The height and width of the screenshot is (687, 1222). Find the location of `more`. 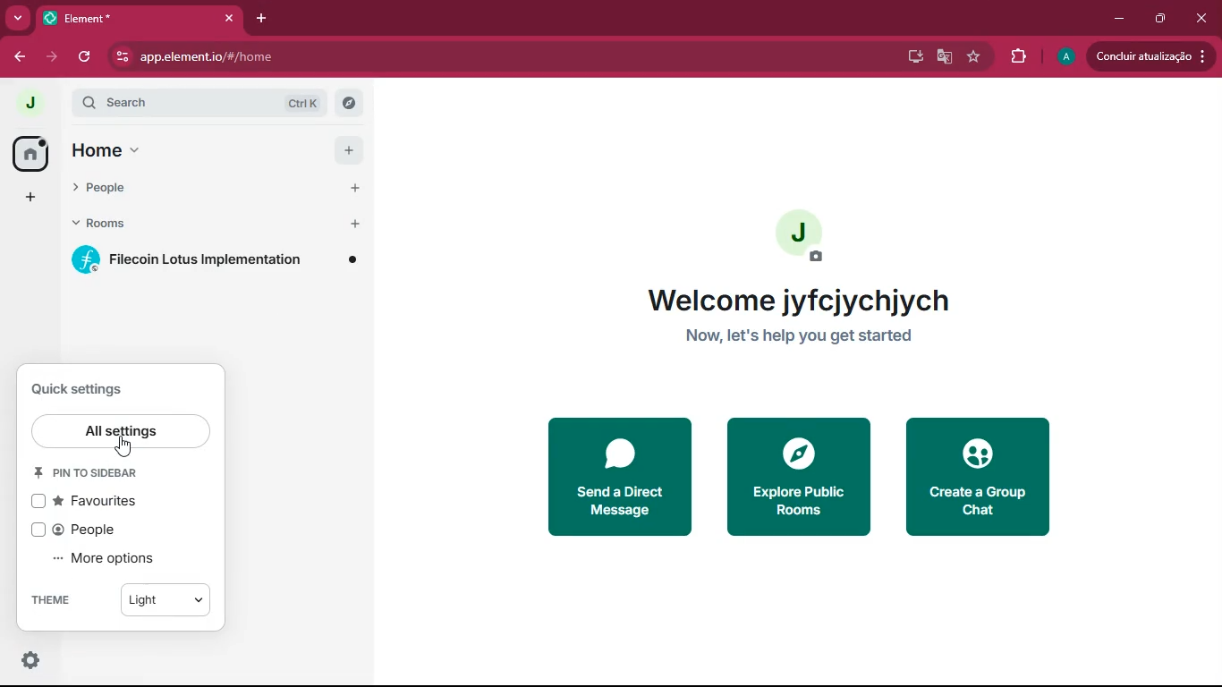

more is located at coordinates (14, 19).